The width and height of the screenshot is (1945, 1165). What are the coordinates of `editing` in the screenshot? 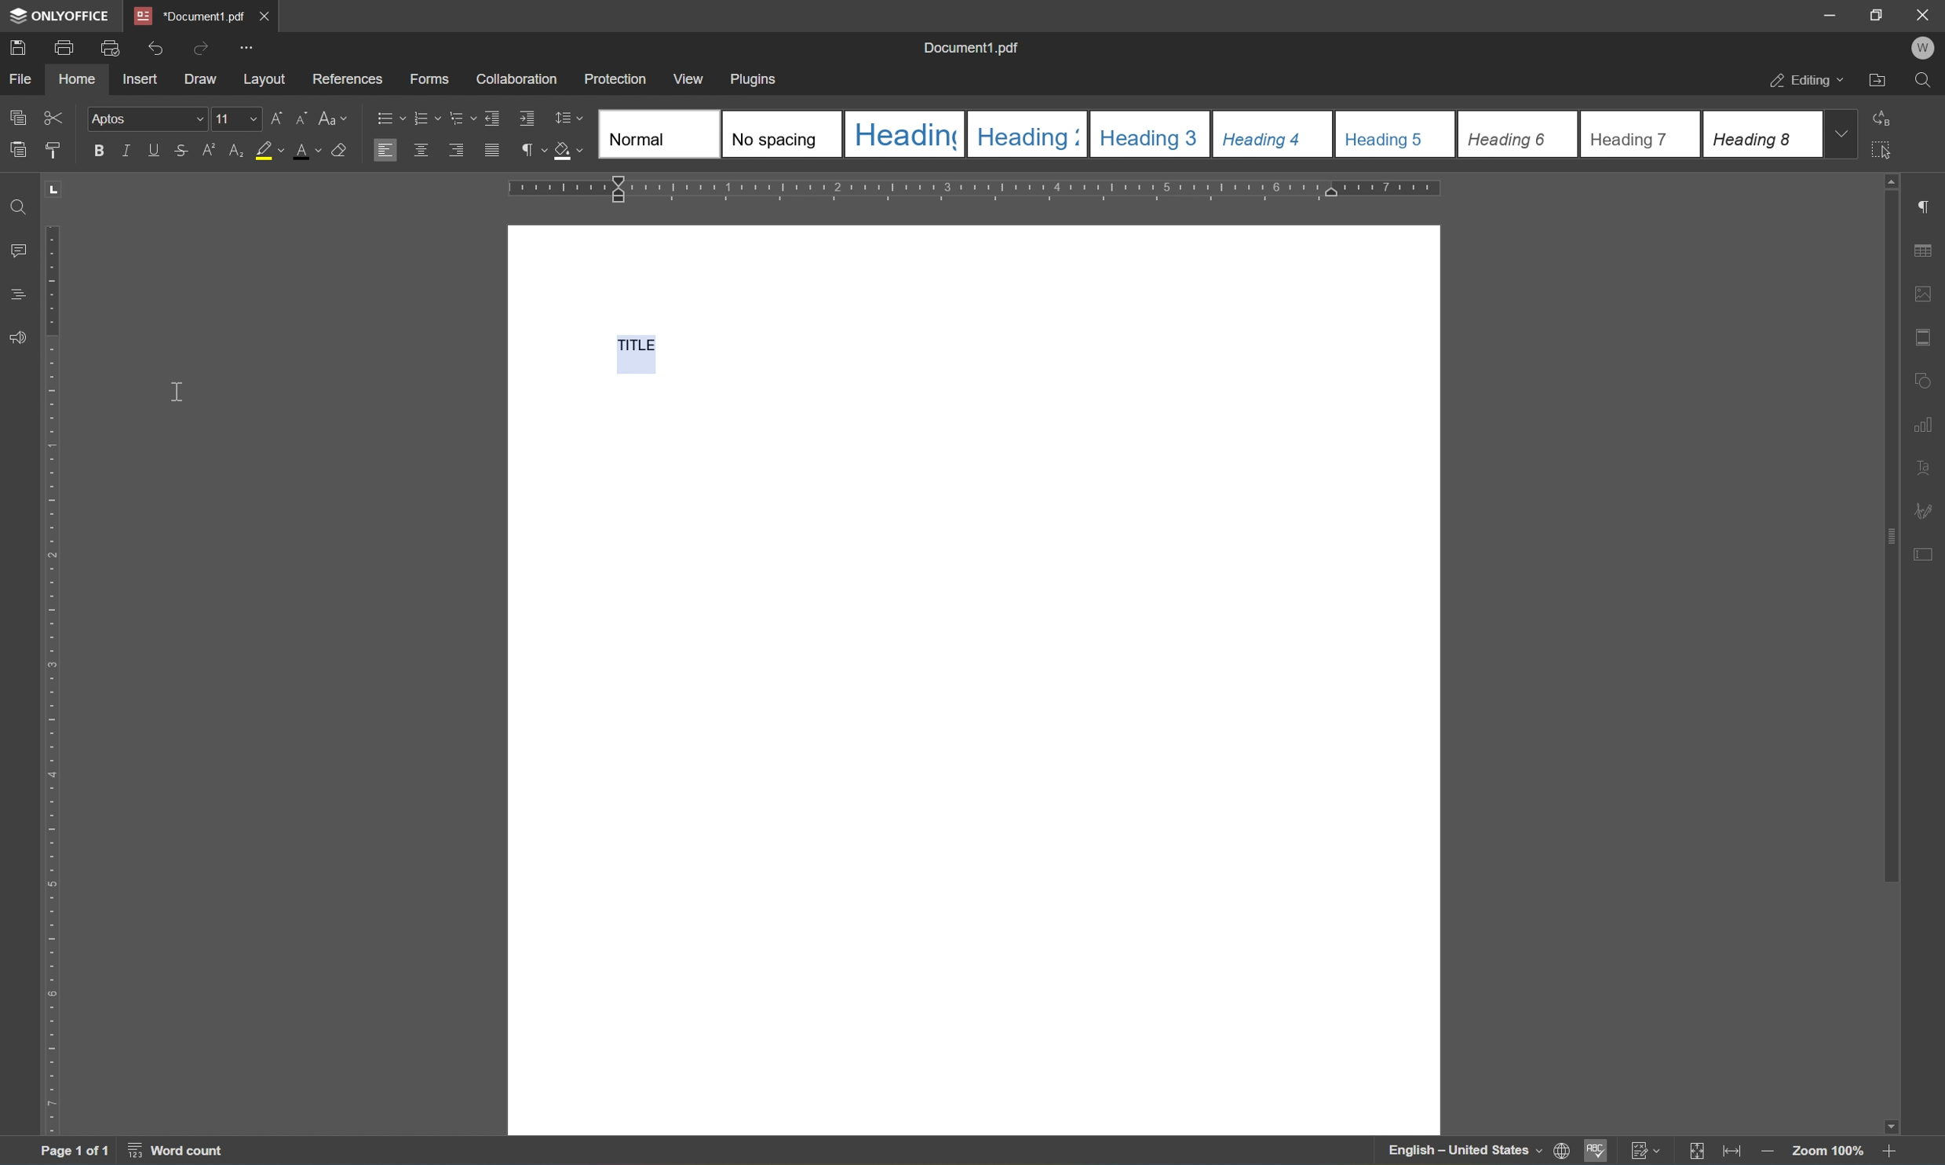 It's located at (1805, 82).